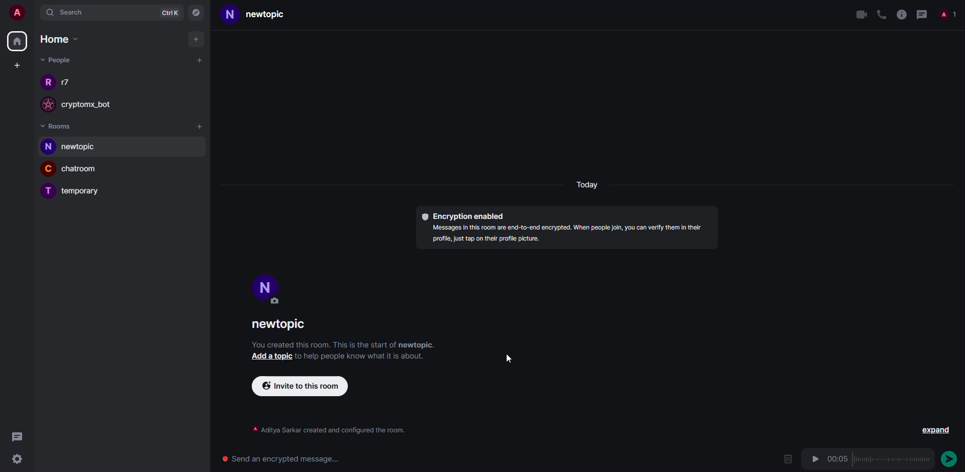 This screenshot has width=965, height=472. I want to click on home, so click(15, 43).